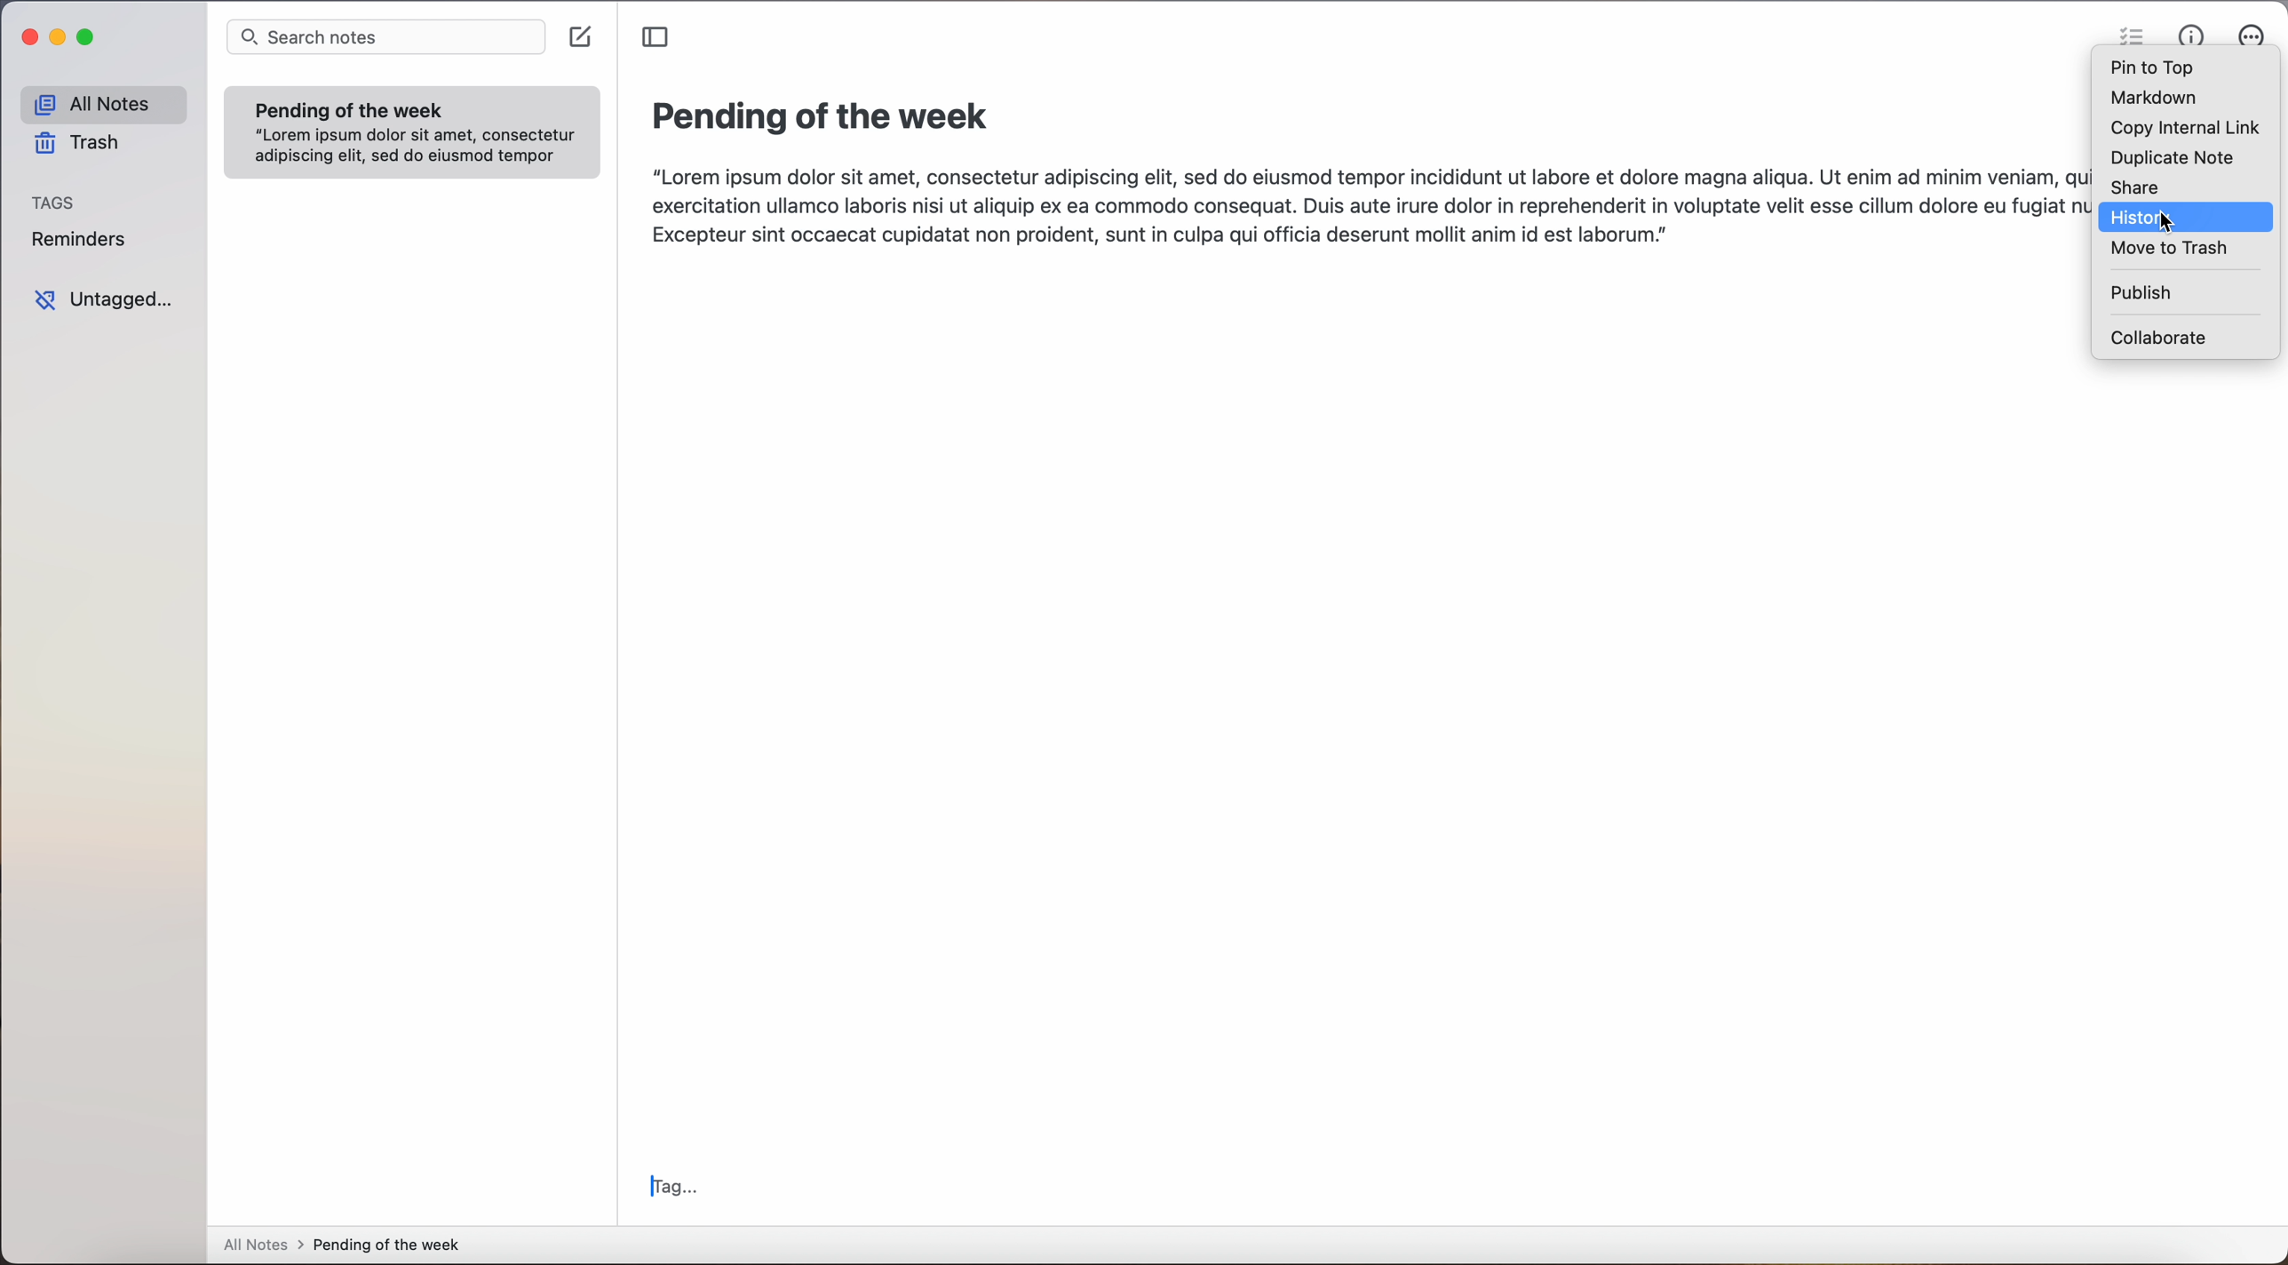  What do you see at coordinates (2129, 219) in the screenshot?
I see `history` at bounding box center [2129, 219].